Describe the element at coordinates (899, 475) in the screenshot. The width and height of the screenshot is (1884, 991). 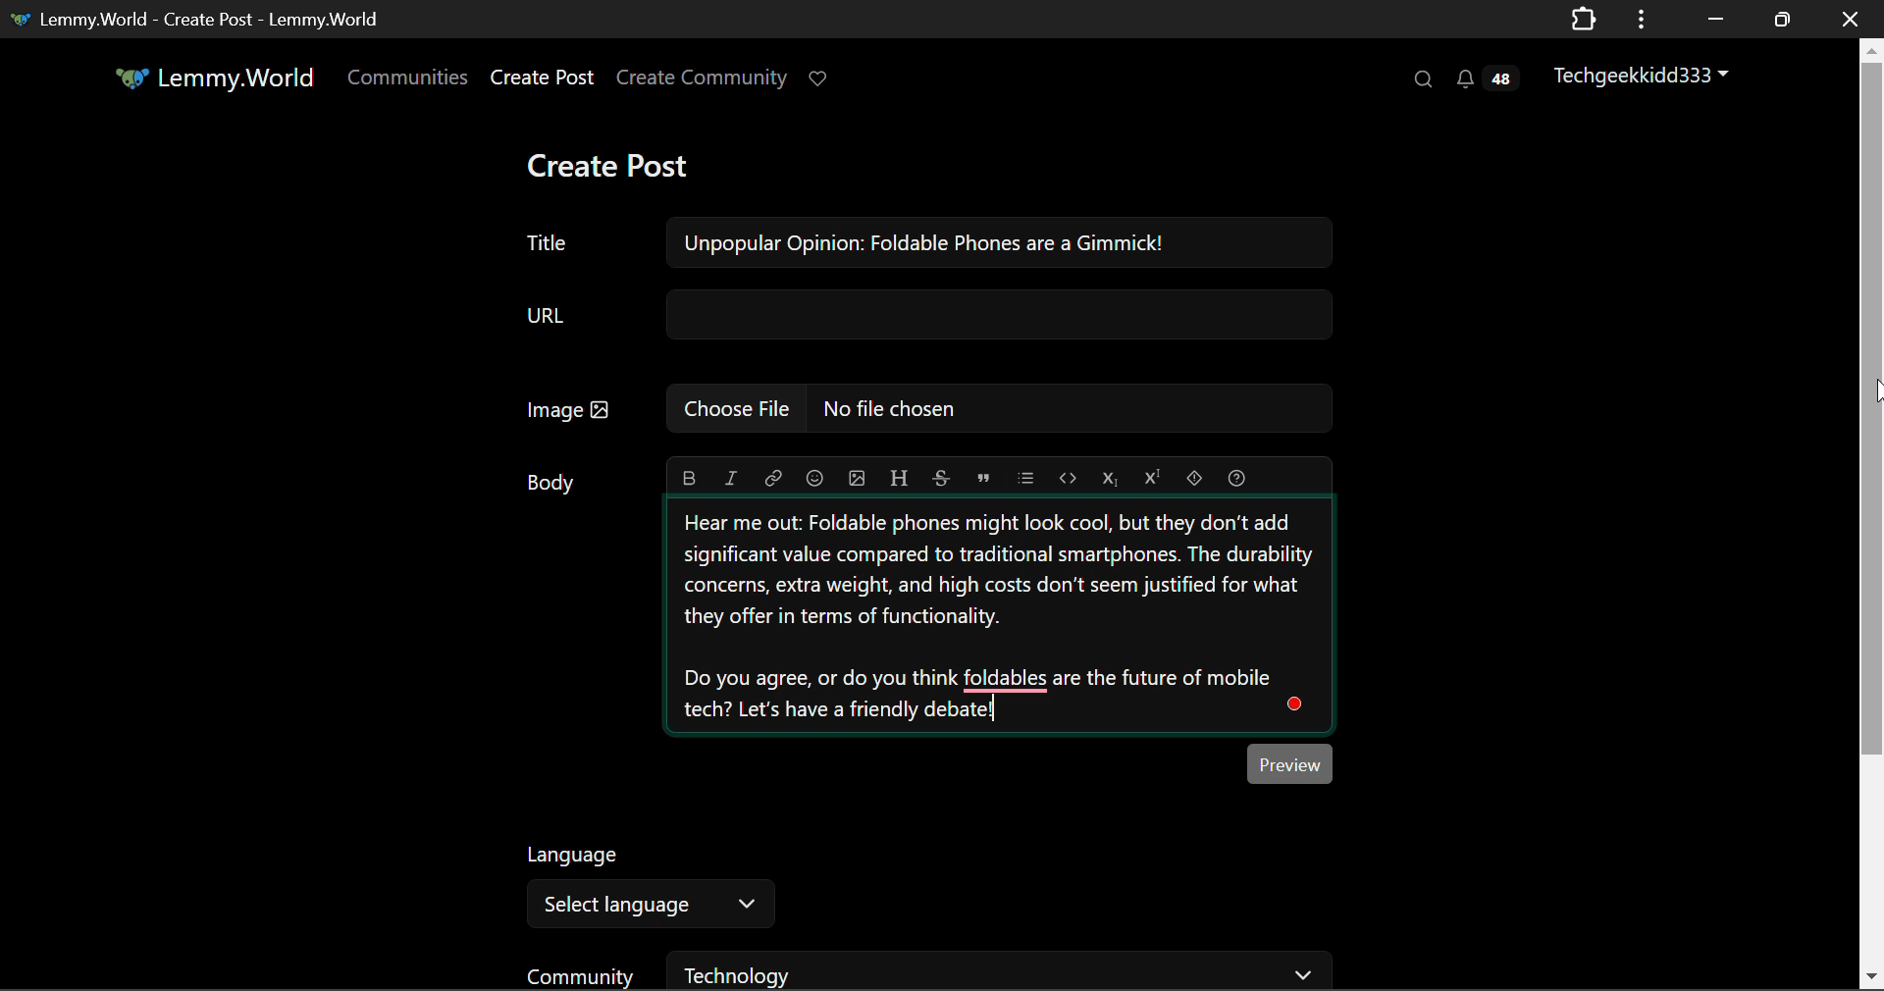
I see `header` at that location.